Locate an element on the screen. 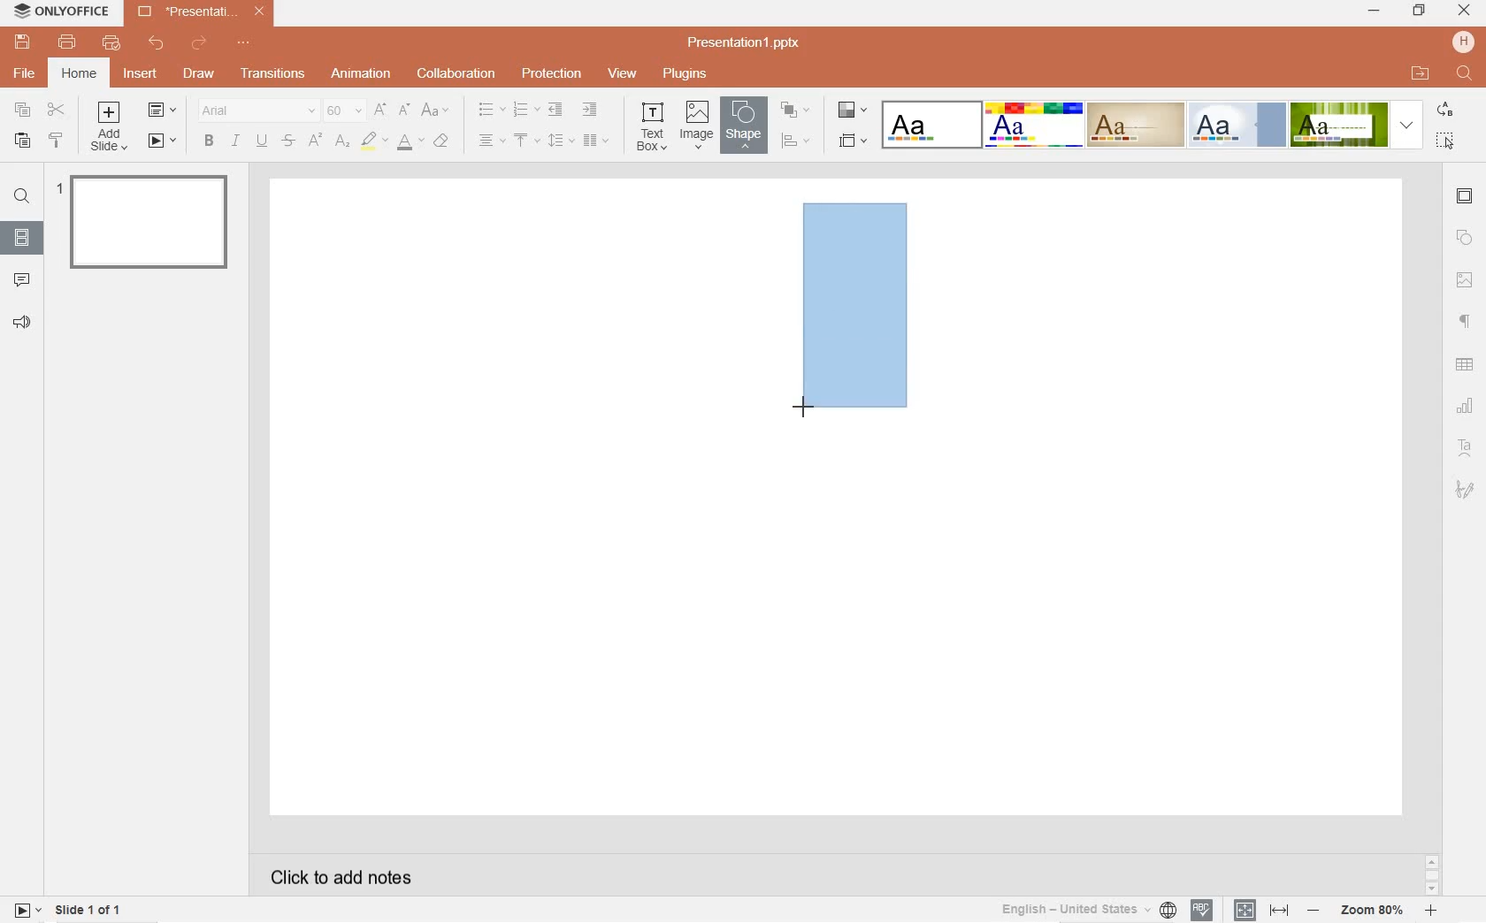 The image size is (1486, 923). strikethrough is located at coordinates (288, 141).